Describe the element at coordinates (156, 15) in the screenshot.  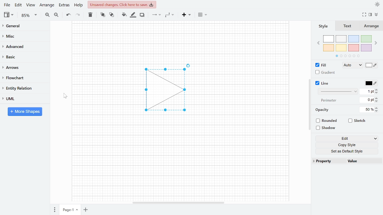
I see `Connection` at that location.